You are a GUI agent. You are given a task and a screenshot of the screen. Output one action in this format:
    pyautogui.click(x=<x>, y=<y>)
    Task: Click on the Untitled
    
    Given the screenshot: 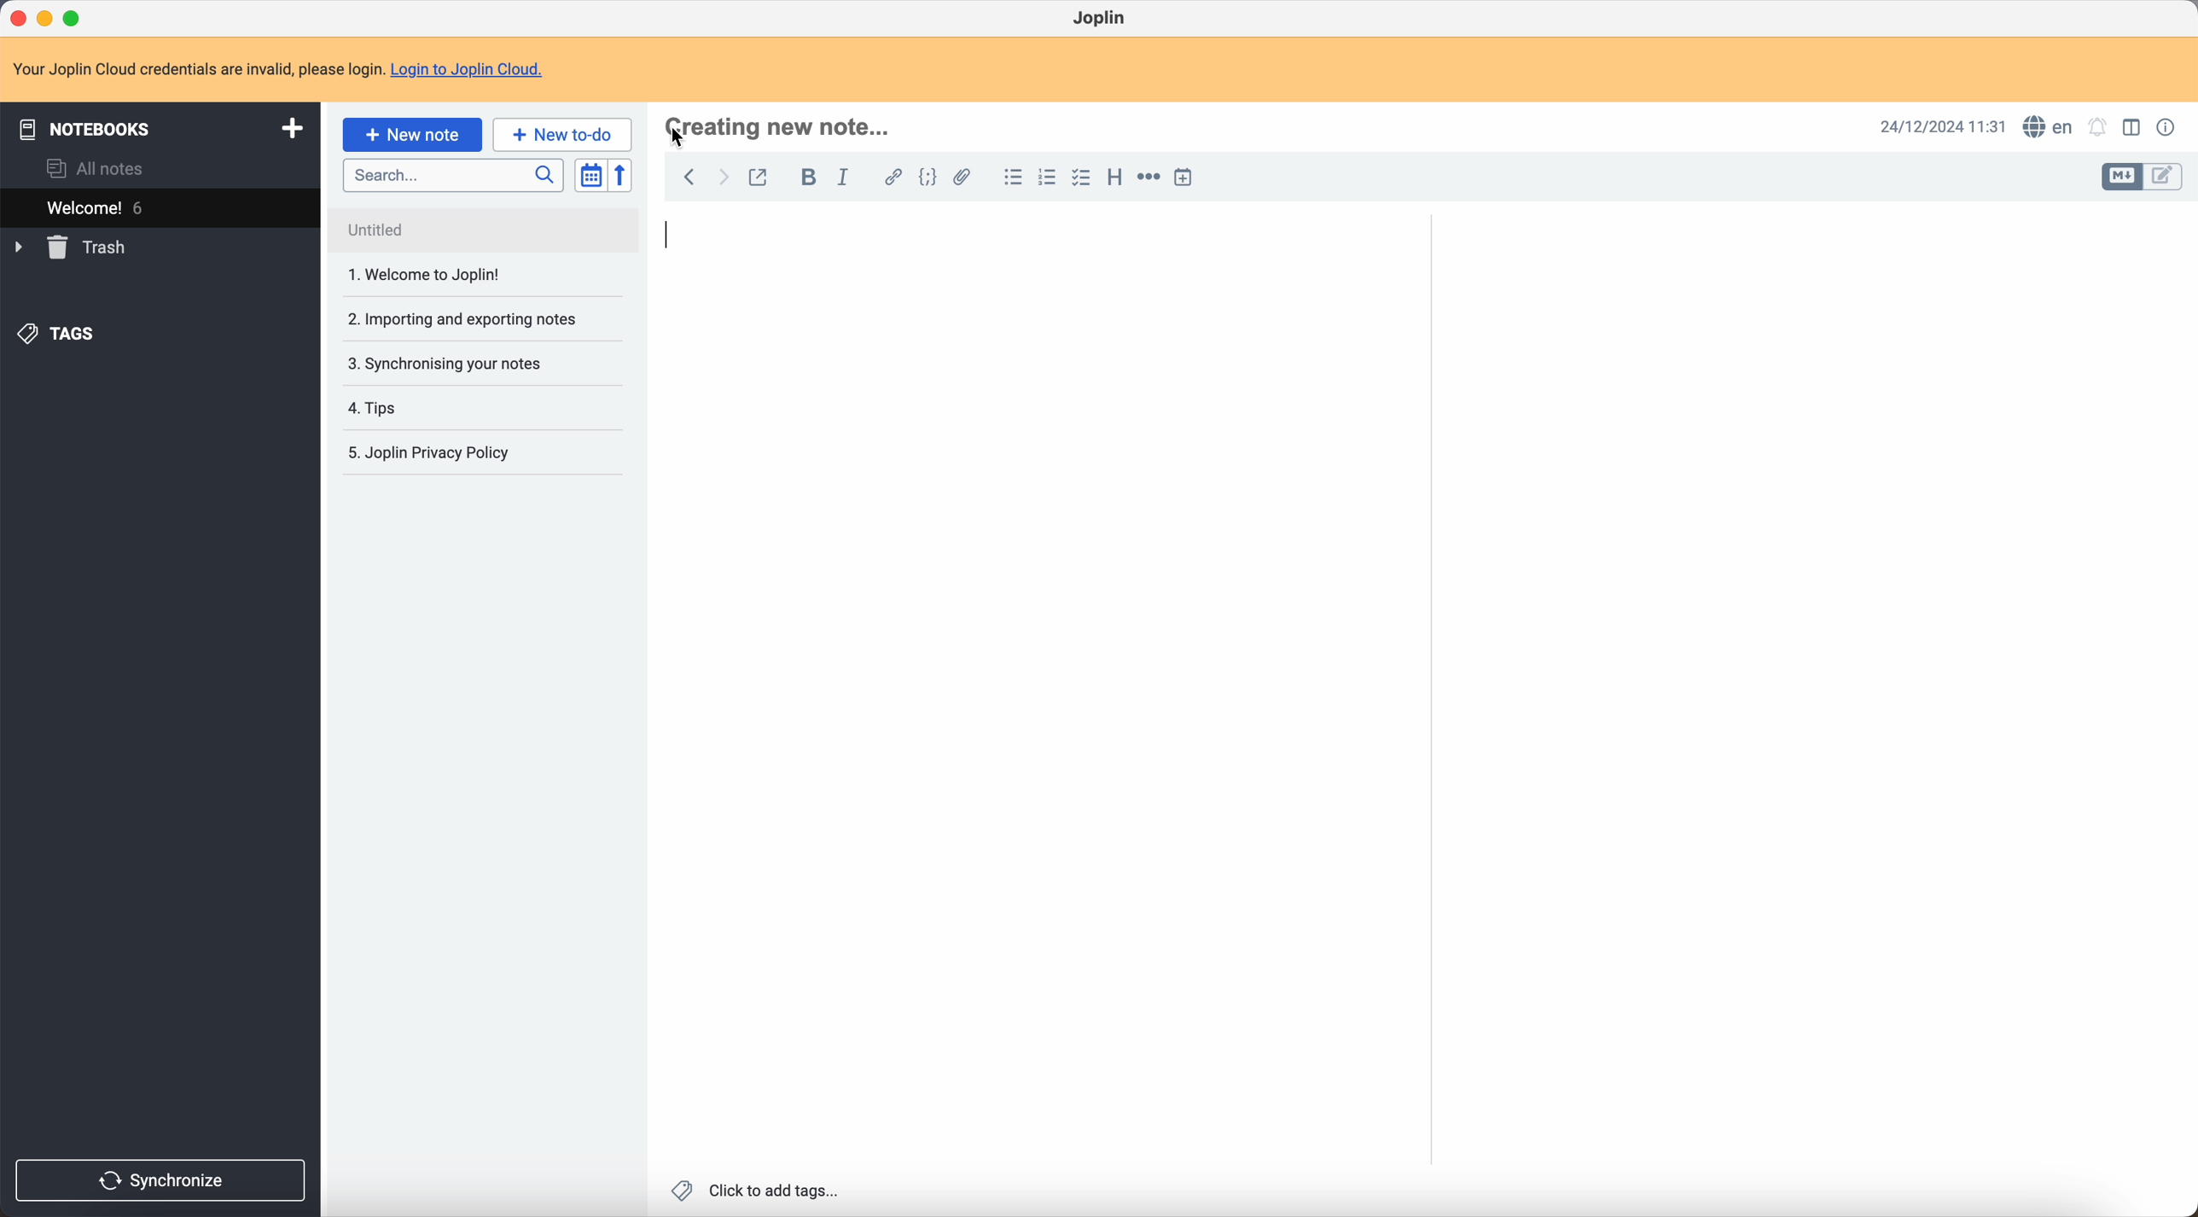 What is the action you would take?
    pyautogui.click(x=437, y=232)
    